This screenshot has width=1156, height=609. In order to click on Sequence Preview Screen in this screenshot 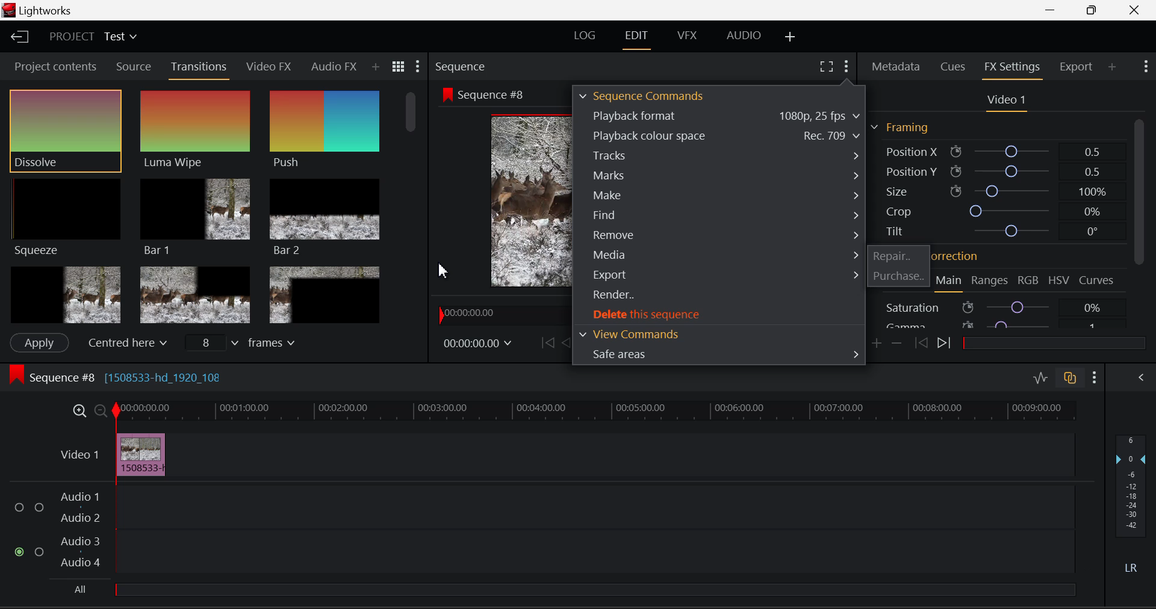, I will do `click(502, 201)`.